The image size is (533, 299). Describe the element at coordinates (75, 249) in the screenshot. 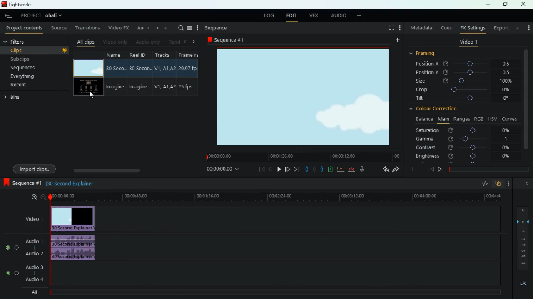

I see `audio` at that location.